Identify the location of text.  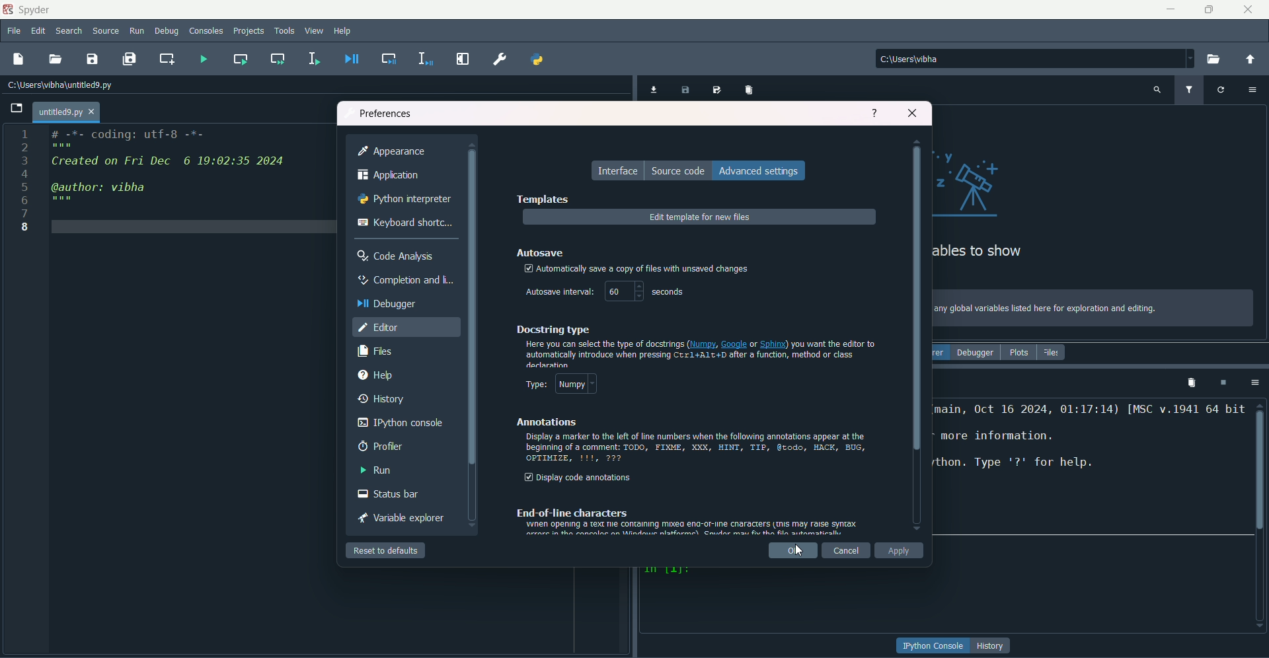
(981, 252).